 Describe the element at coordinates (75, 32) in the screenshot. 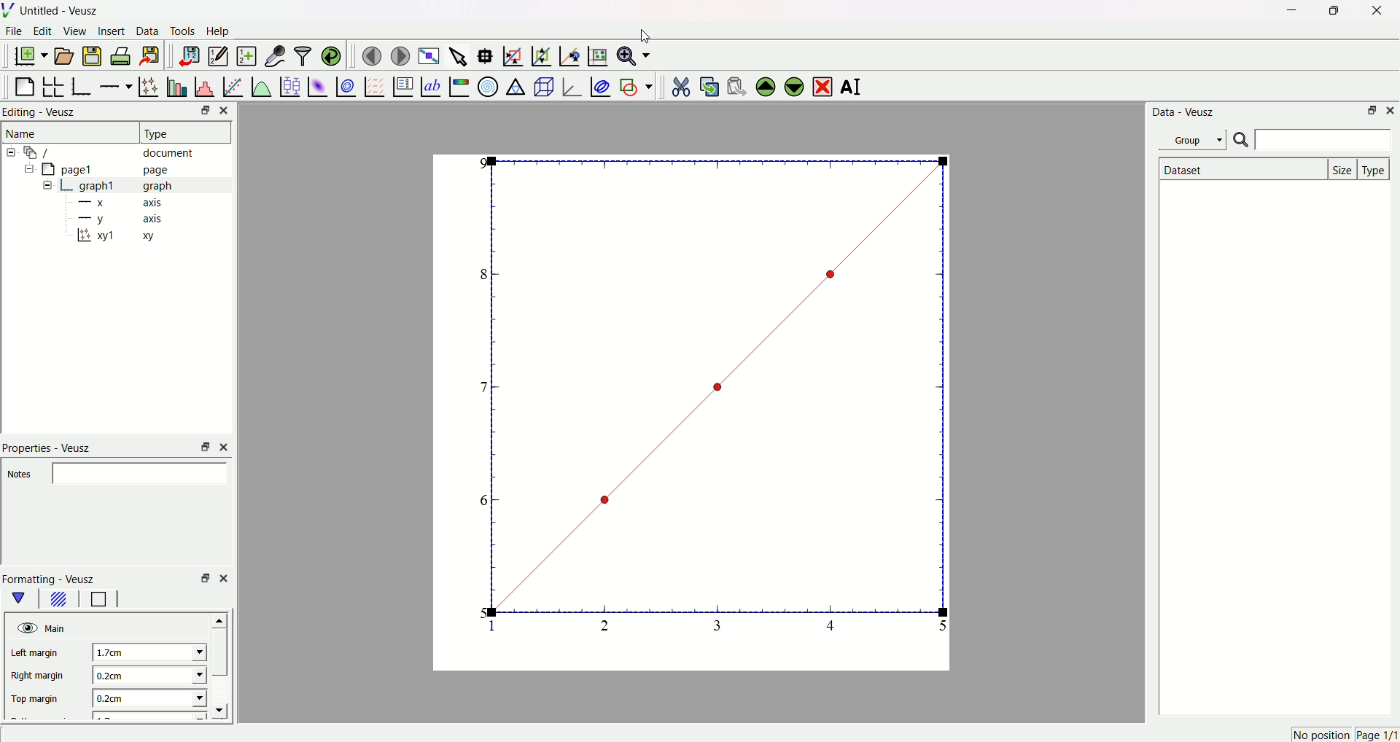

I see `View` at that location.